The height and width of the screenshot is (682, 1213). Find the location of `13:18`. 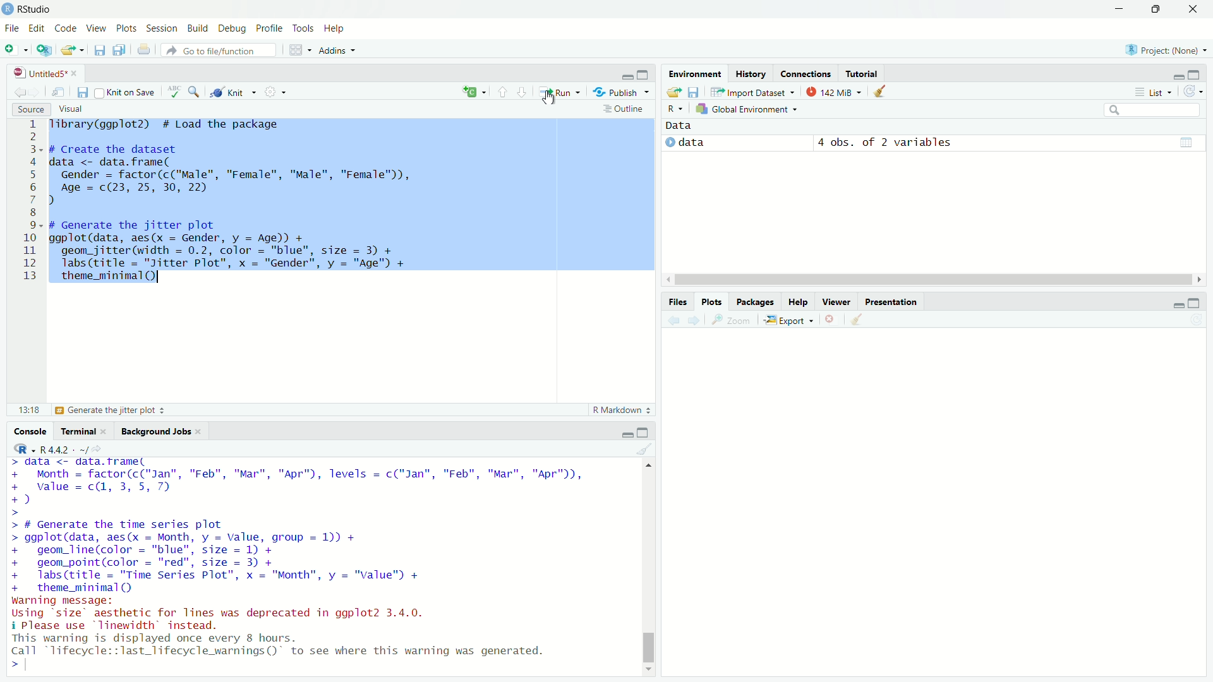

13:18 is located at coordinates (22, 409).